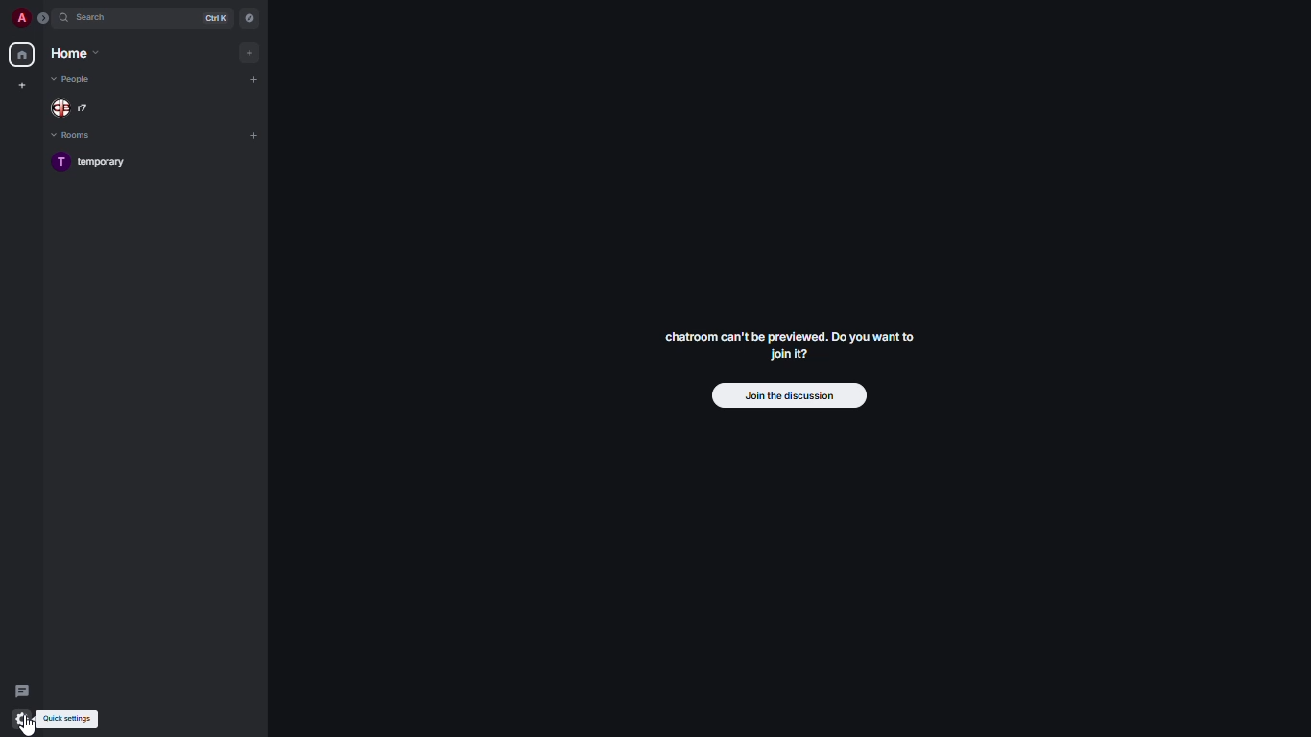 This screenshot has height=737, width=1311. I want to click on add, so click(255, 78).